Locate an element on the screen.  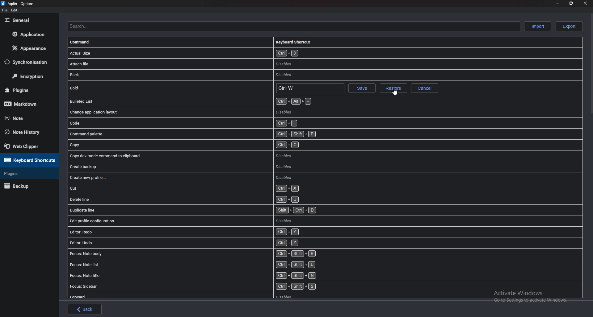
Appearance is located at coordinates (29, 48).